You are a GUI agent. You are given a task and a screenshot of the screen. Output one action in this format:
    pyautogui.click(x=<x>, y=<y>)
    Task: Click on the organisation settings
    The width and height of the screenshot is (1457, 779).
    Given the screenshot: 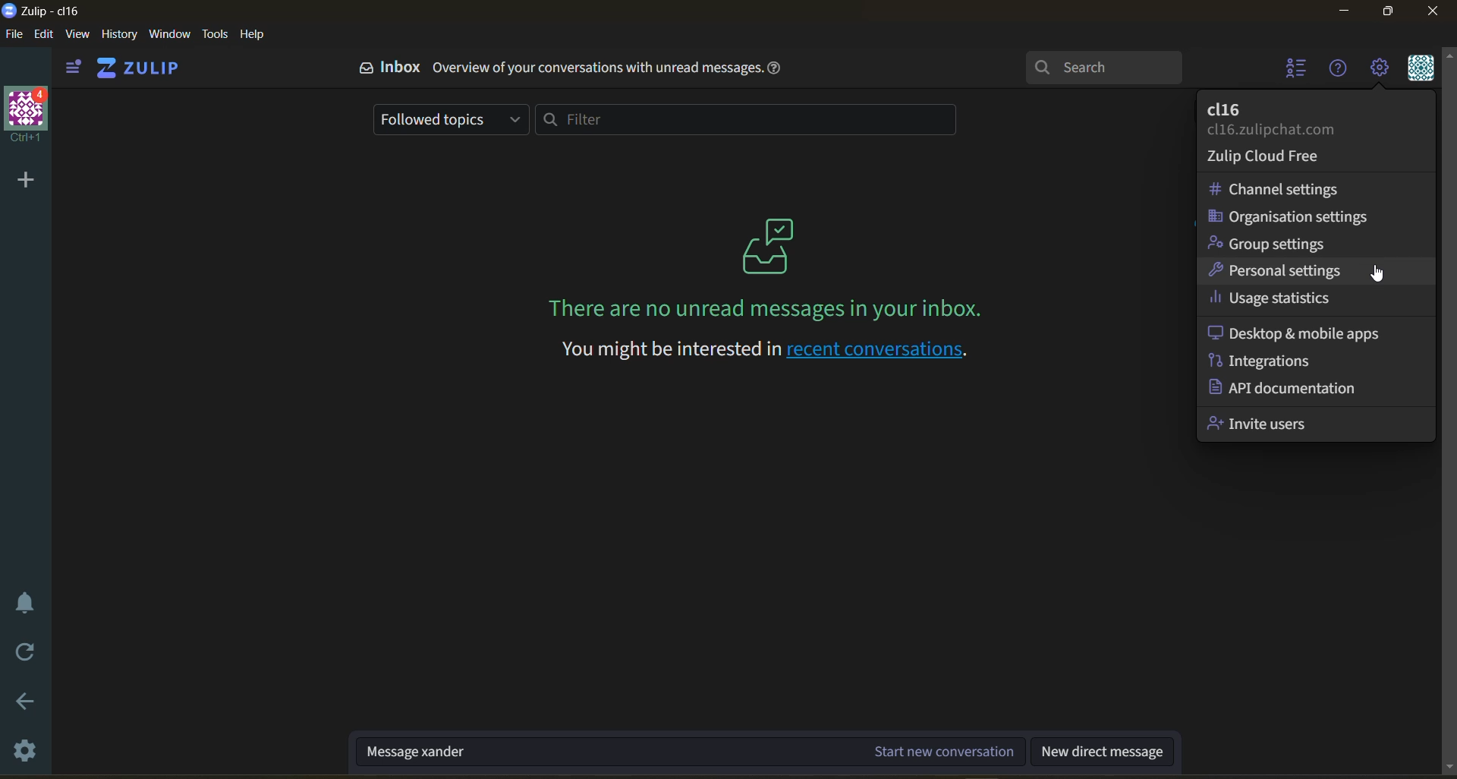 What is the action you would take?
    pyautogui.click(x=1293, y=218)
    